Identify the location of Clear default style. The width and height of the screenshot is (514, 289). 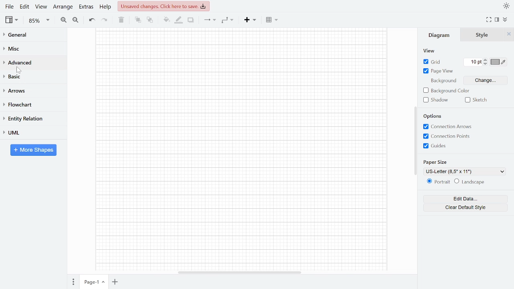
(467, 208).